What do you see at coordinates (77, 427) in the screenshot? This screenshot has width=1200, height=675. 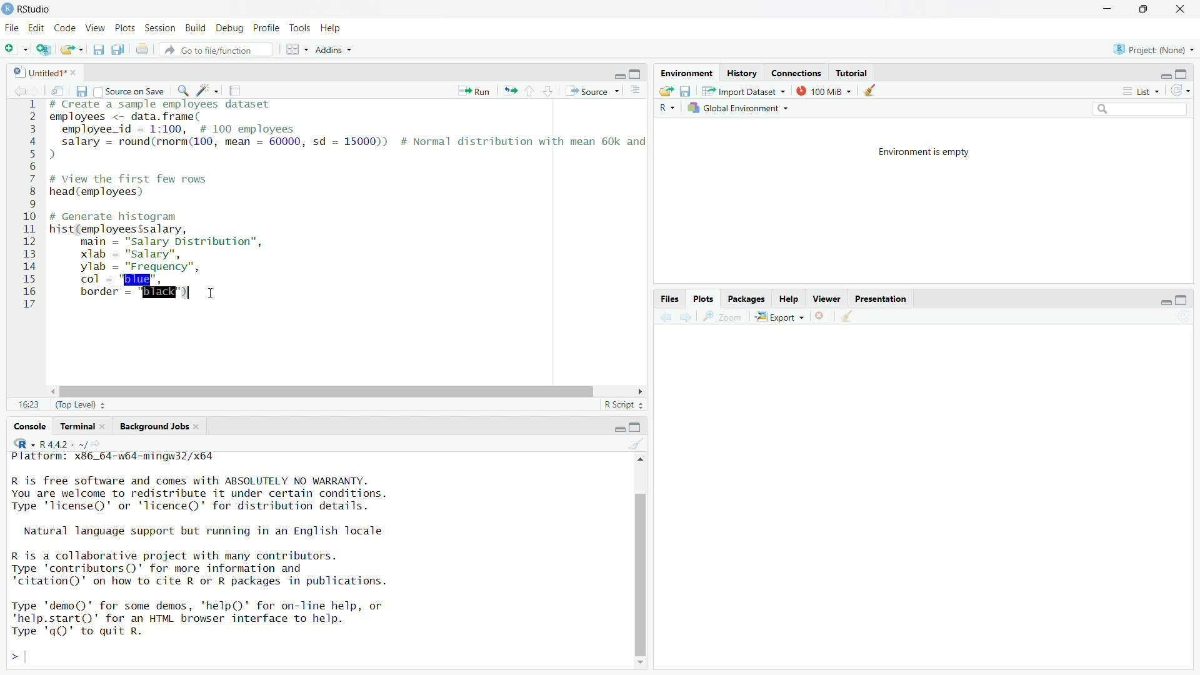 I see `Terminal` at bounding box center [77, 427].